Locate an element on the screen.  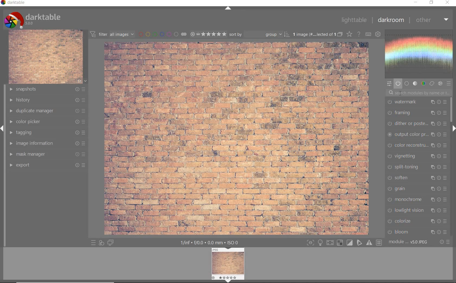
history is located at coordinates (48, 100).